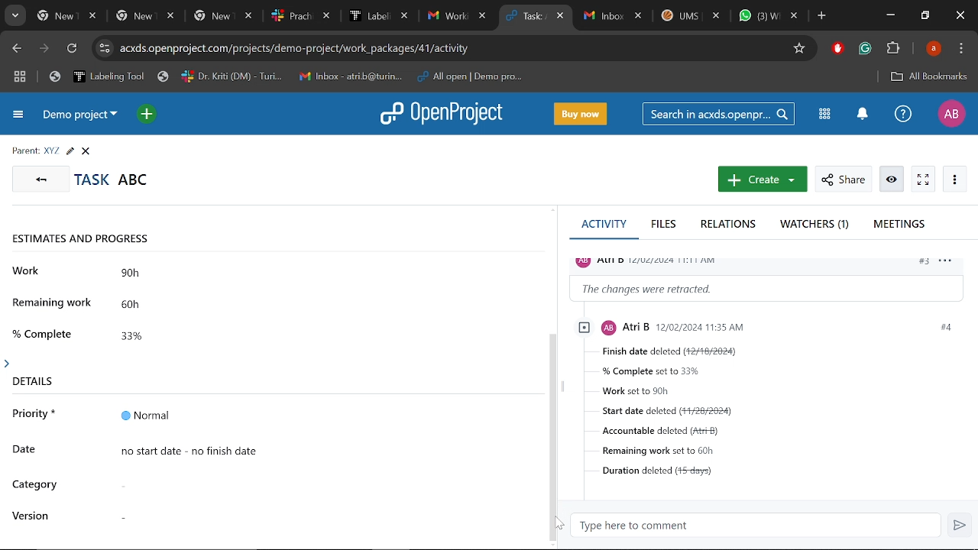 This screenshot has width=978, height=550. What do you see at coordinates (843, 180) in the screenshot?
I see `Share` at bounding box center [843, 180].